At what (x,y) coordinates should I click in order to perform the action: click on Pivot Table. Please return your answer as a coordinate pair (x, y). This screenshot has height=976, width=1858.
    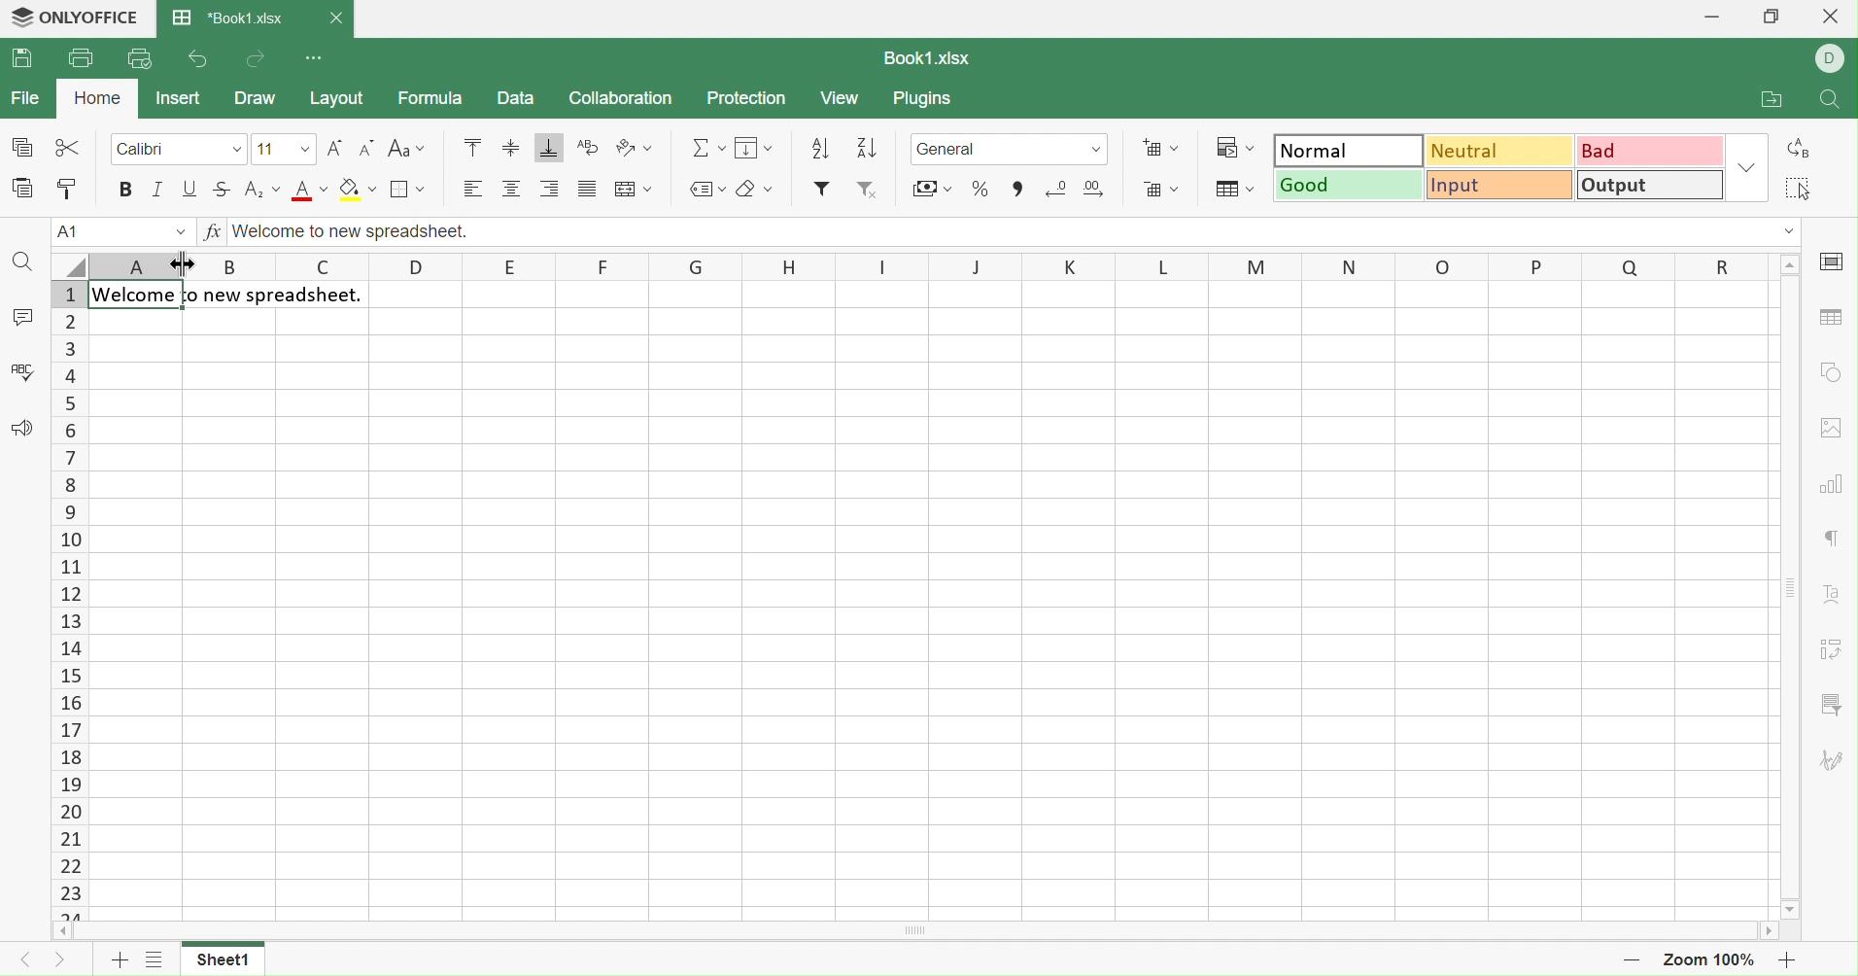
    Looking at the image, I should click on (1830, 652).